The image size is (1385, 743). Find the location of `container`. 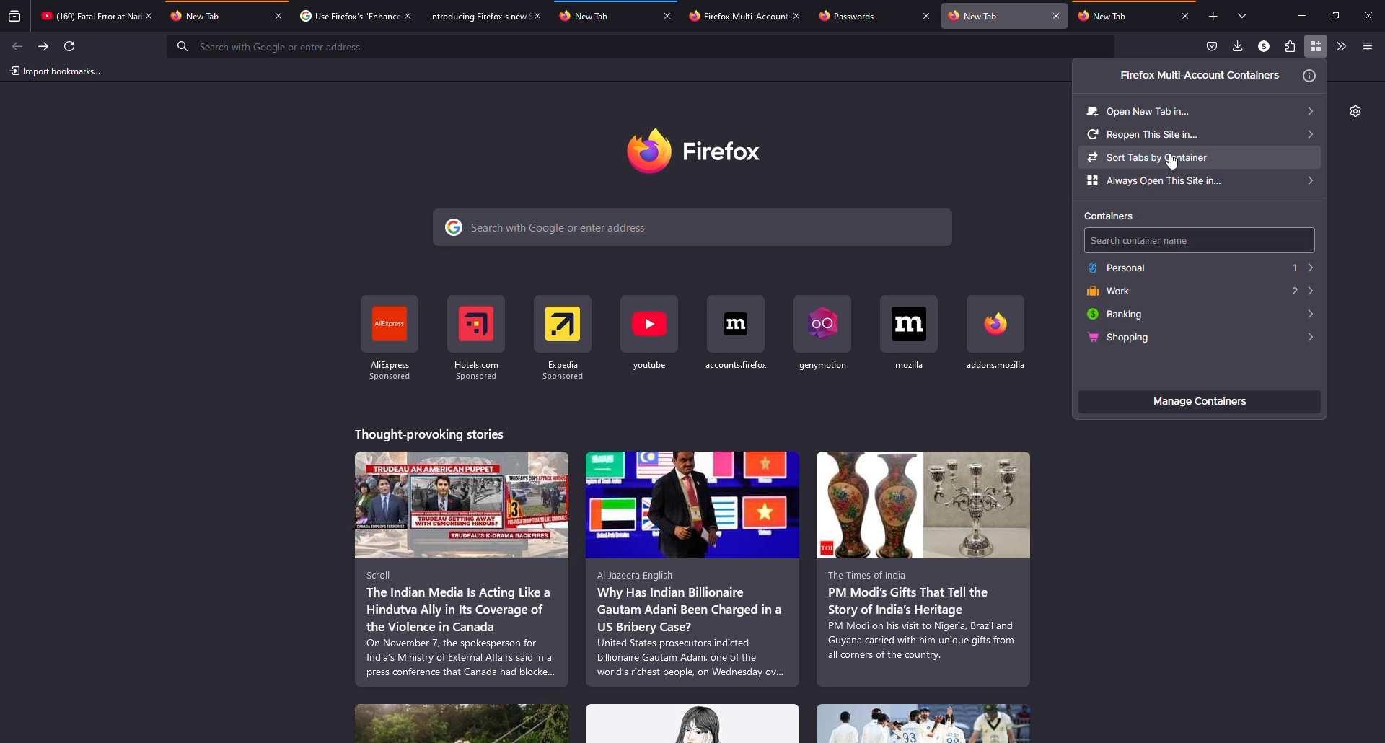

container is located at coordinates (1316, 46).